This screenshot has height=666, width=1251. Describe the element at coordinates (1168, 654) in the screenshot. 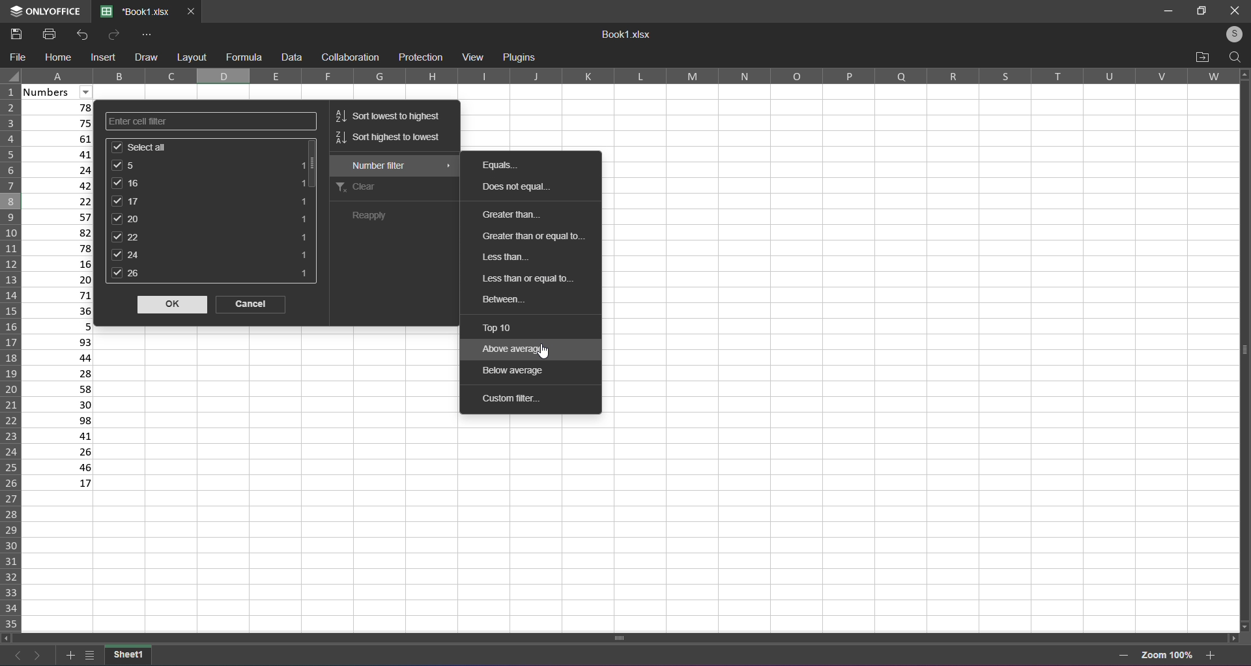

I see `Zoom 100%` at that location.